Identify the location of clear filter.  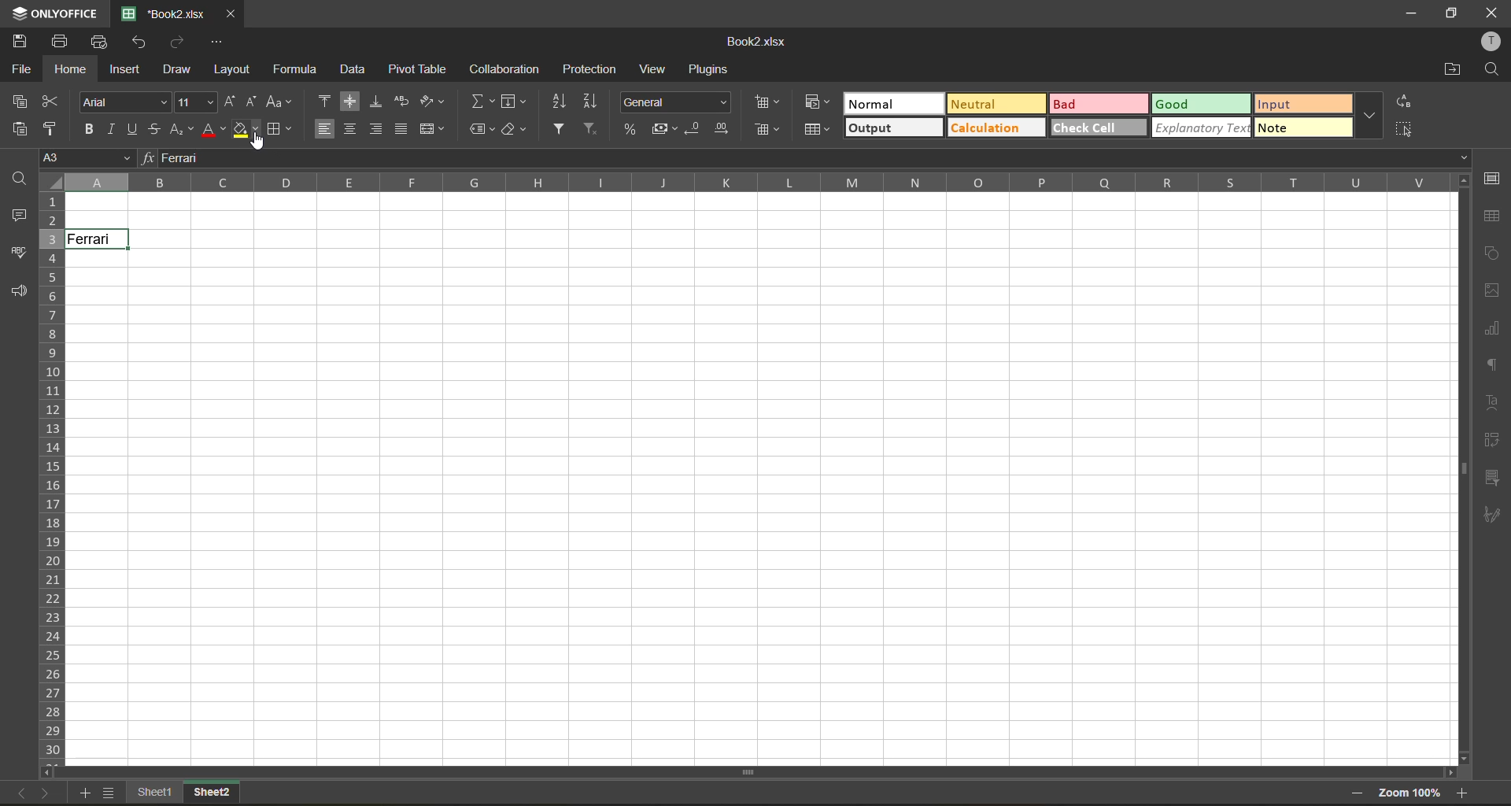
(592, 129).